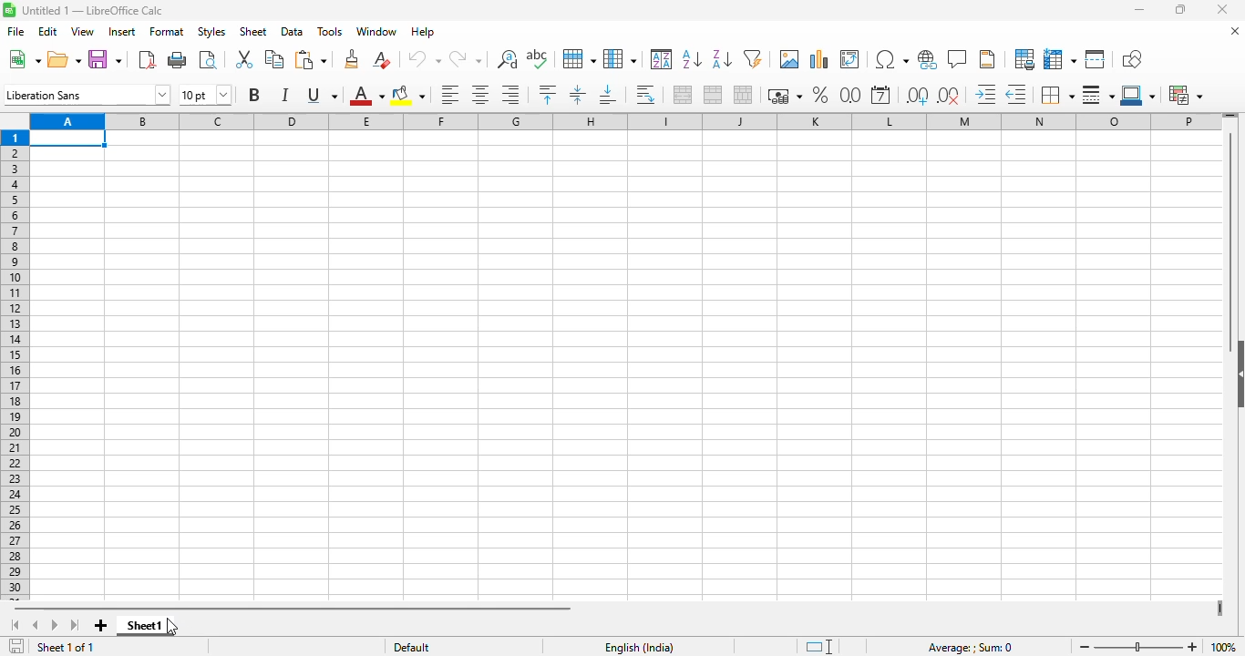 This screenshot has width=1245, height=656. What do you see at coordinates (928, 60) in the screenshot?
I see `insert hyperlink` at bounding box center [928, 60].